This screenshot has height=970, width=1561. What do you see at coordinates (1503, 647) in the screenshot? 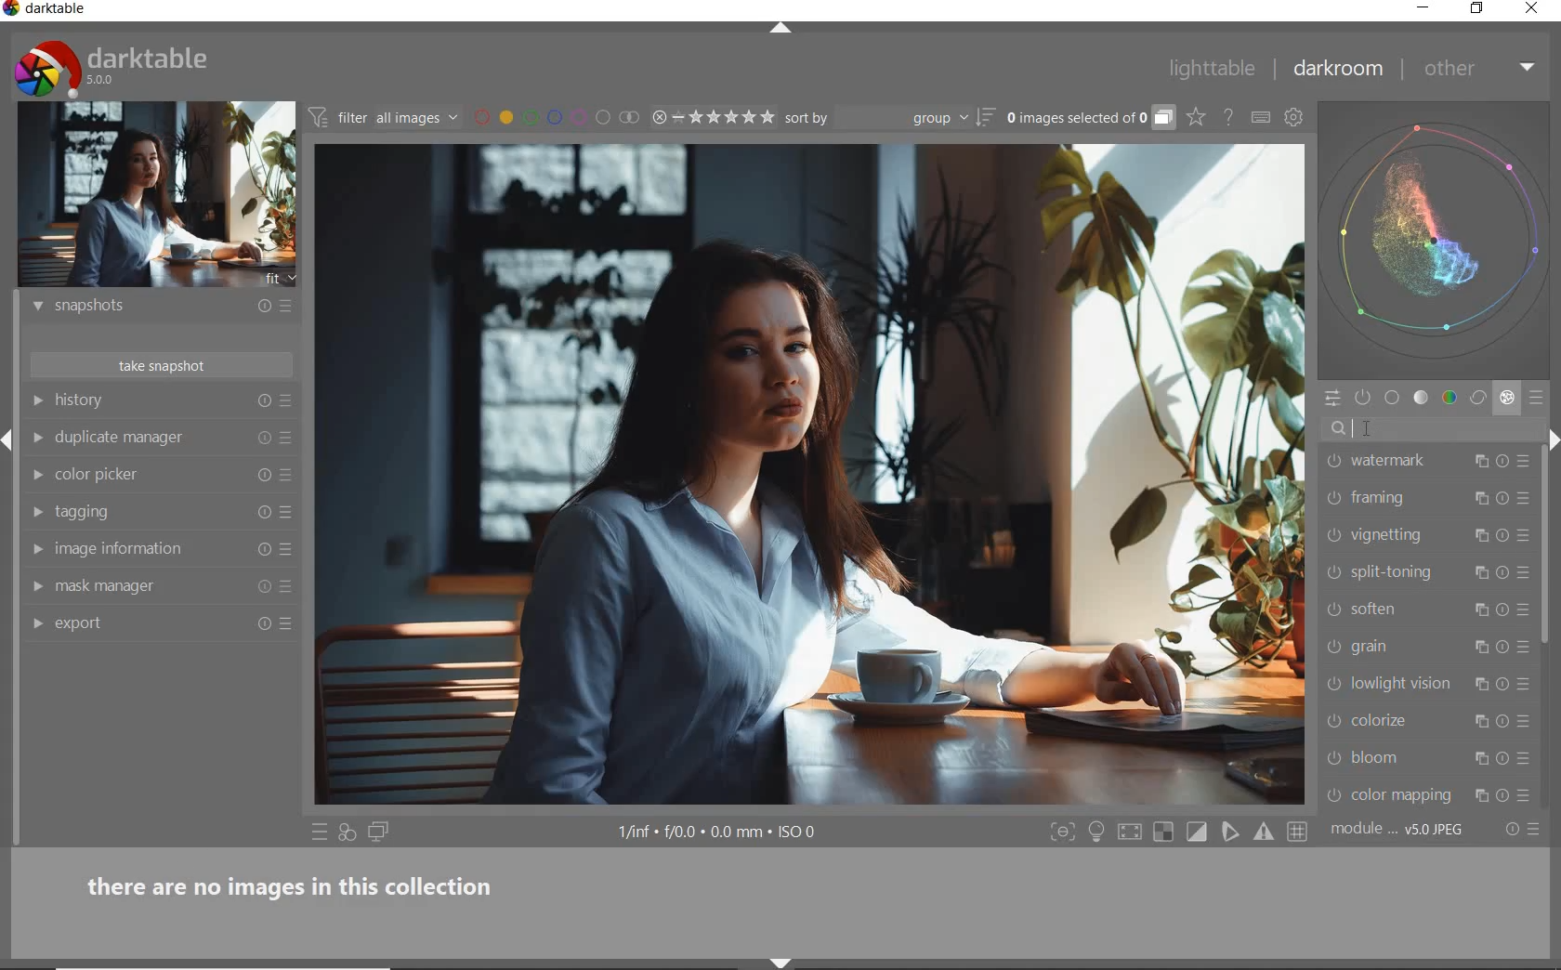
I see `reset` at bounding box center [1503, 647].